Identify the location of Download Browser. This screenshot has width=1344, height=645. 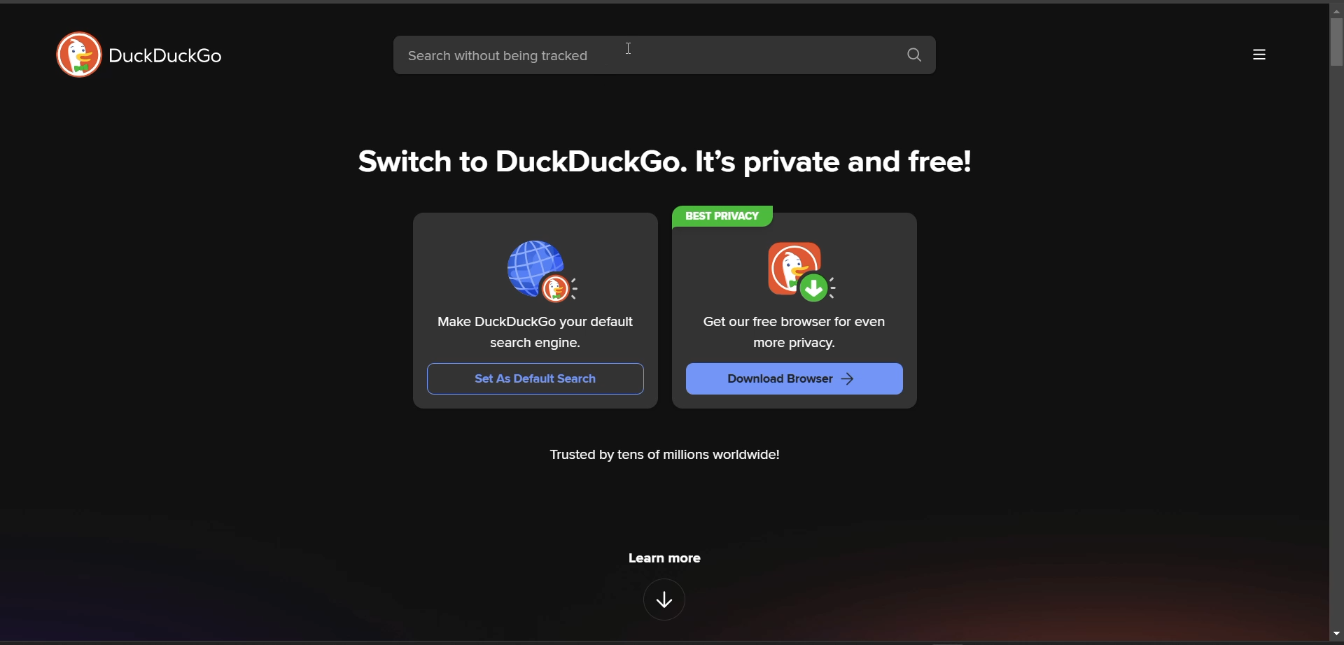
(796, 381).